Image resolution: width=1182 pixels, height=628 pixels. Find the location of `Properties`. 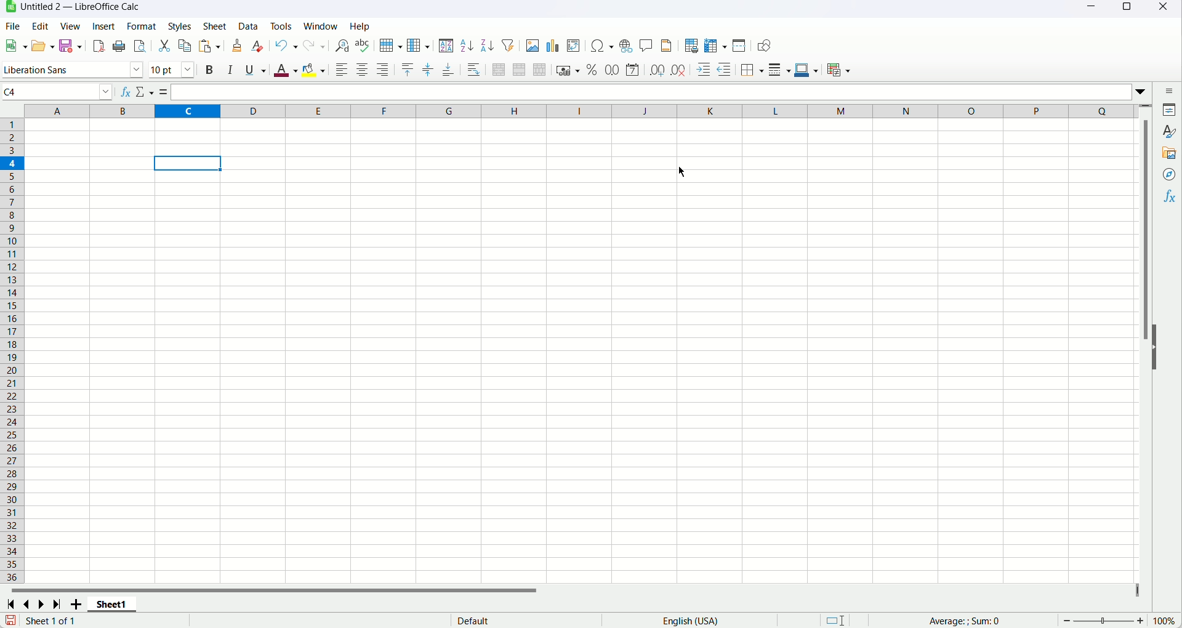

Properties is located at coordinates (1168, 110).